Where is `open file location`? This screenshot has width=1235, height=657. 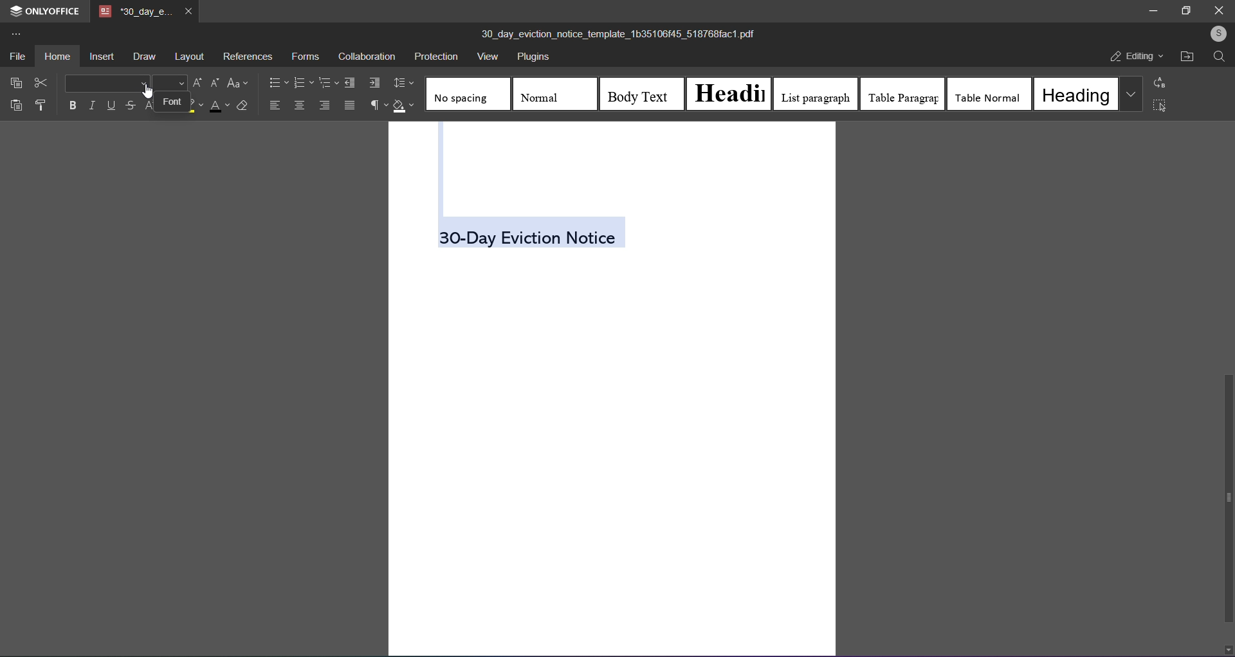 open file location is located at coordinates (1186, 56).